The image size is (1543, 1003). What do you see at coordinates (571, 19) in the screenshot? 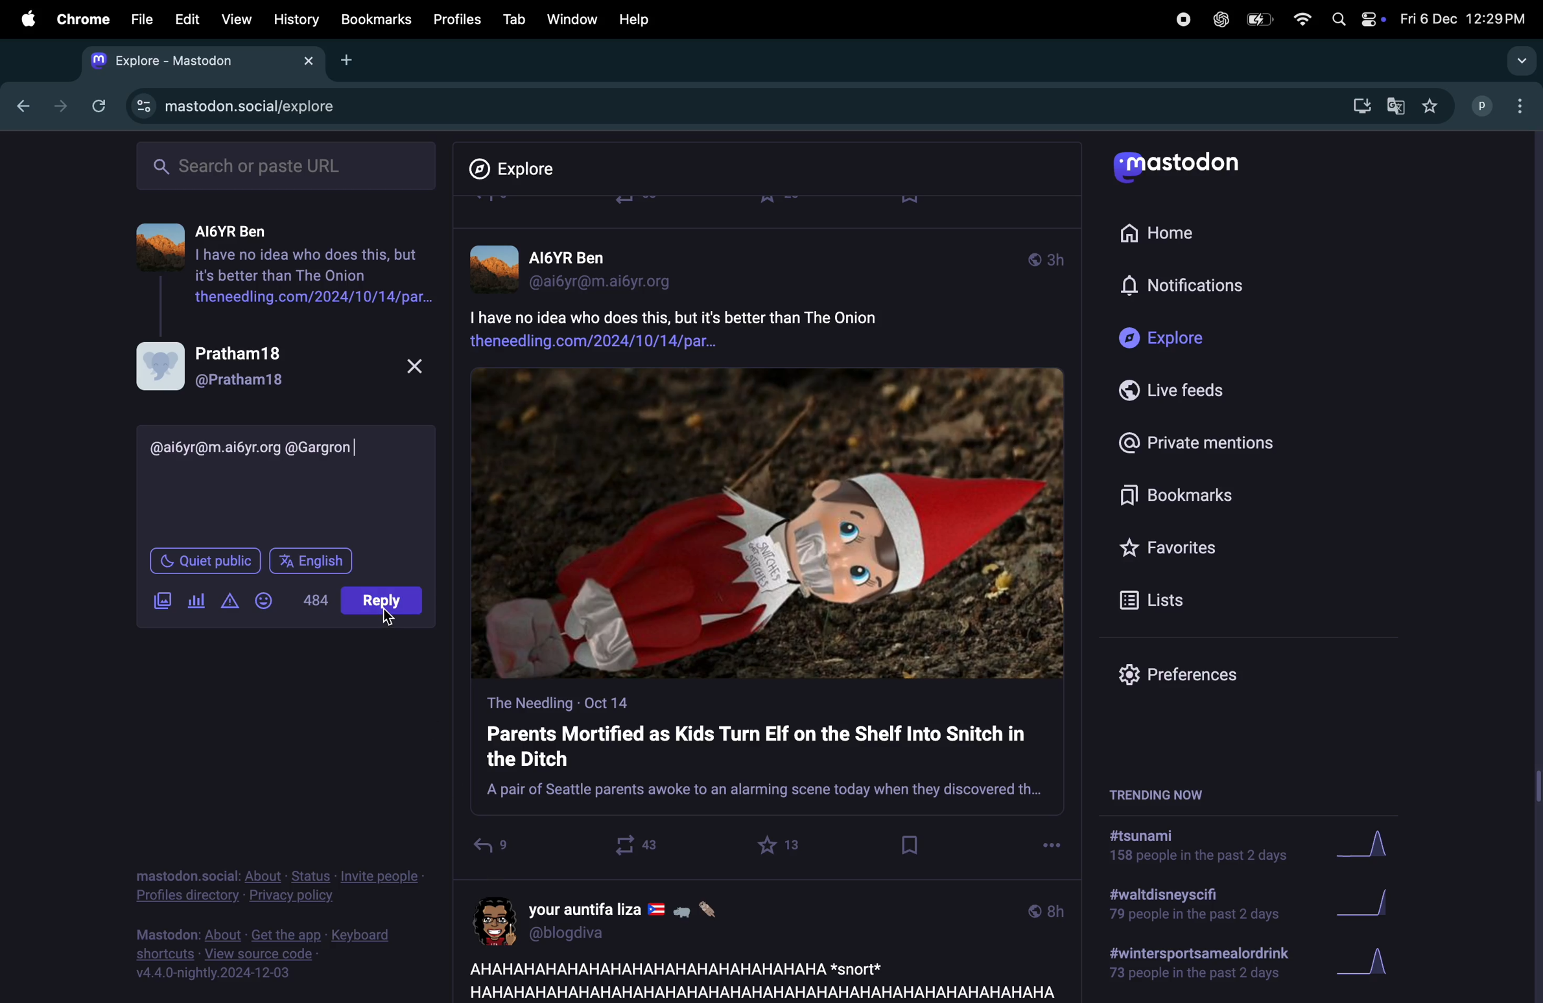
I see `Window` at bounding box center [571, 19].